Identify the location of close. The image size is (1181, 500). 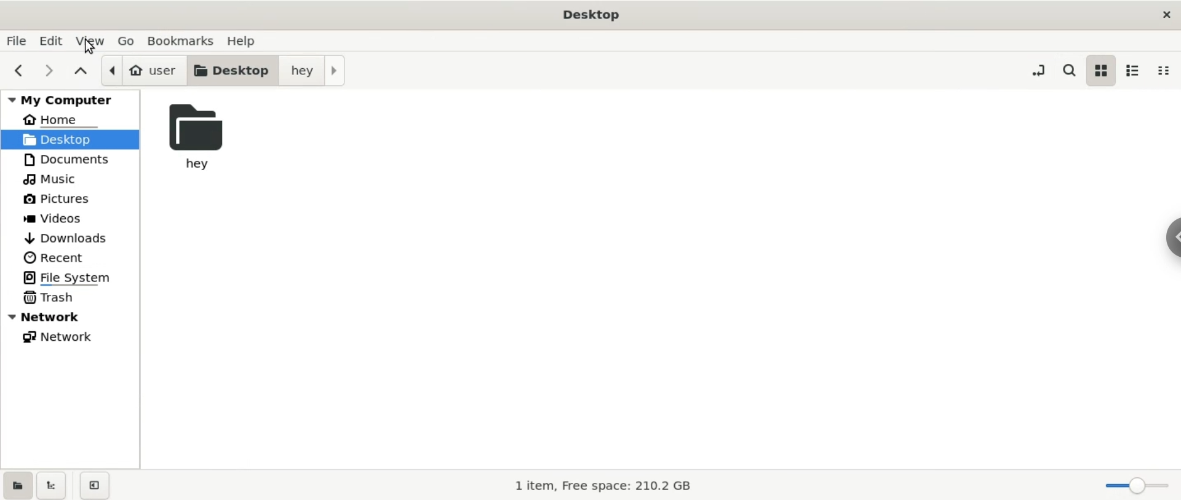
(1164, 14).